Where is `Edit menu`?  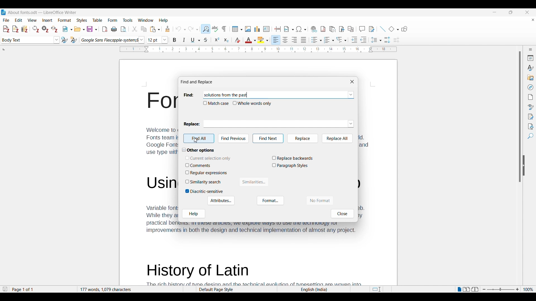 Edit menu is located at coordinates (19, 20).